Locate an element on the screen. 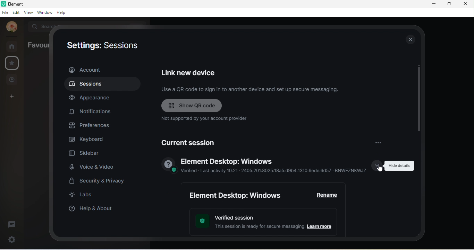  not supported by your account provider is located at coordinates (205, 119).